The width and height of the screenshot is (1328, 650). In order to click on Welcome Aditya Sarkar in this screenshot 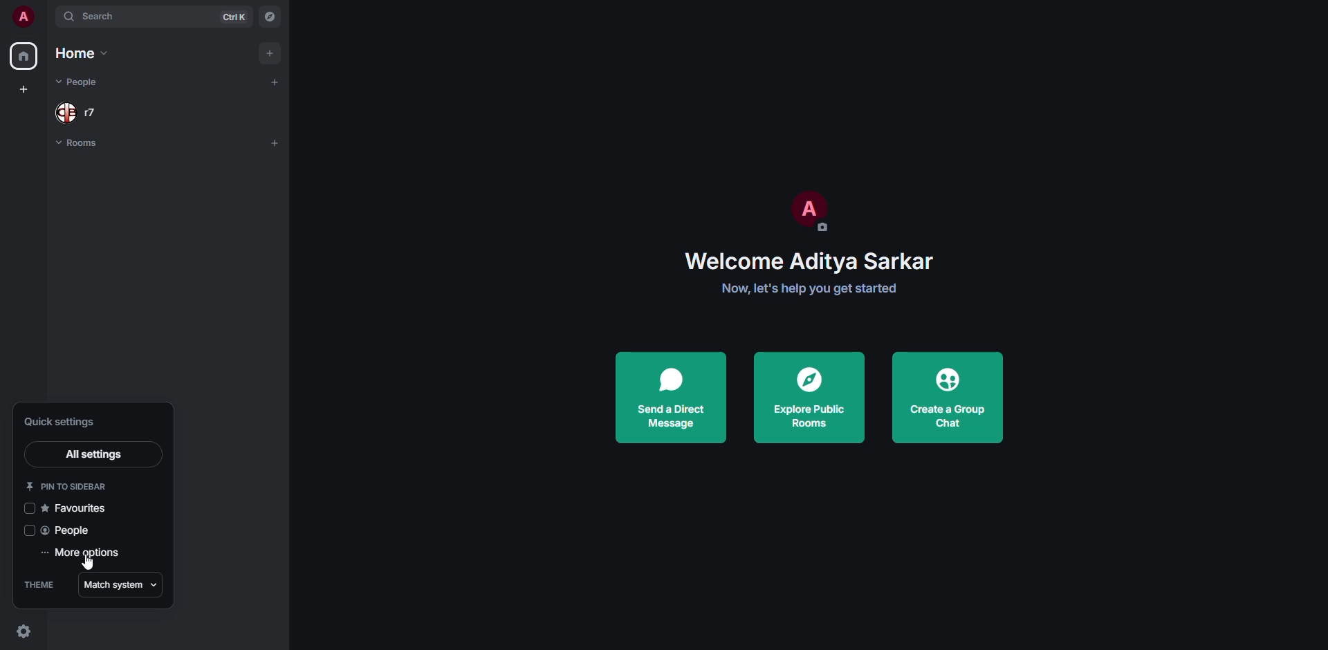, I will do `click(806, 261)`.